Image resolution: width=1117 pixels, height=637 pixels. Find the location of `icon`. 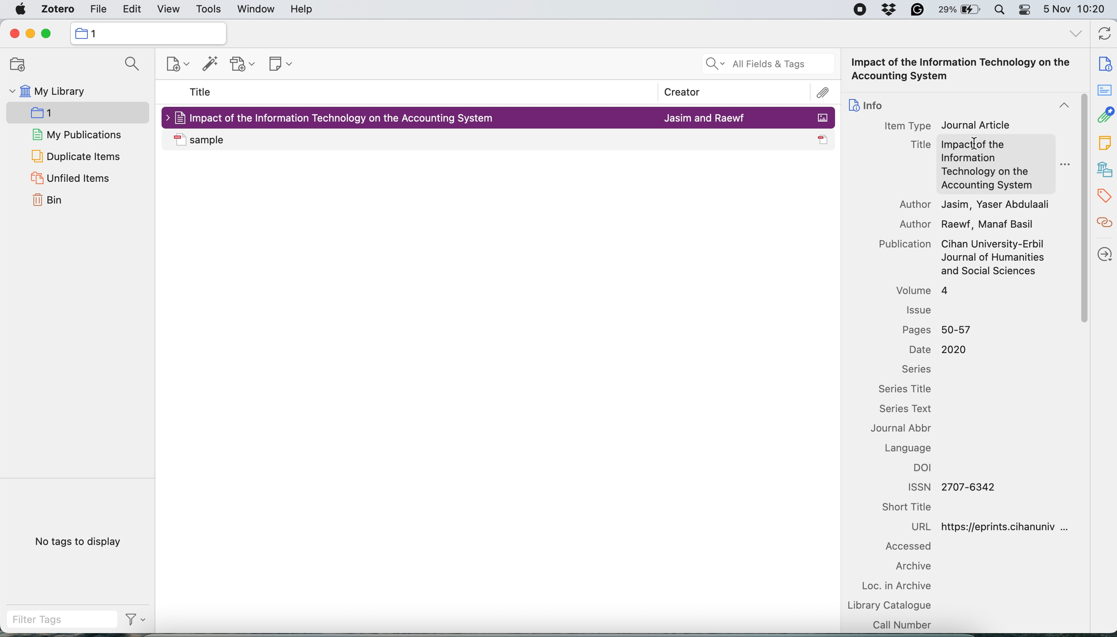

icon is located at coordinates (180, 139).